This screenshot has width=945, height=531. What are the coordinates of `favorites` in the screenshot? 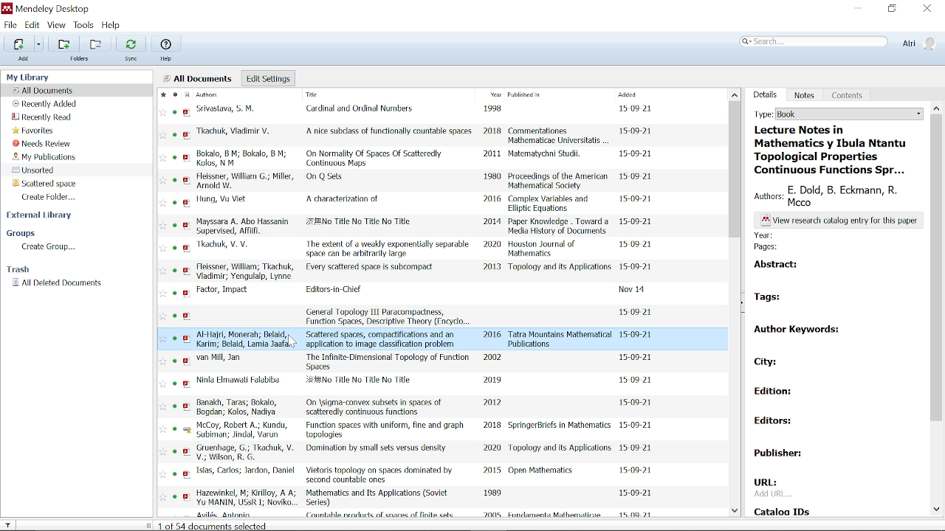 It's located at (34, 131).